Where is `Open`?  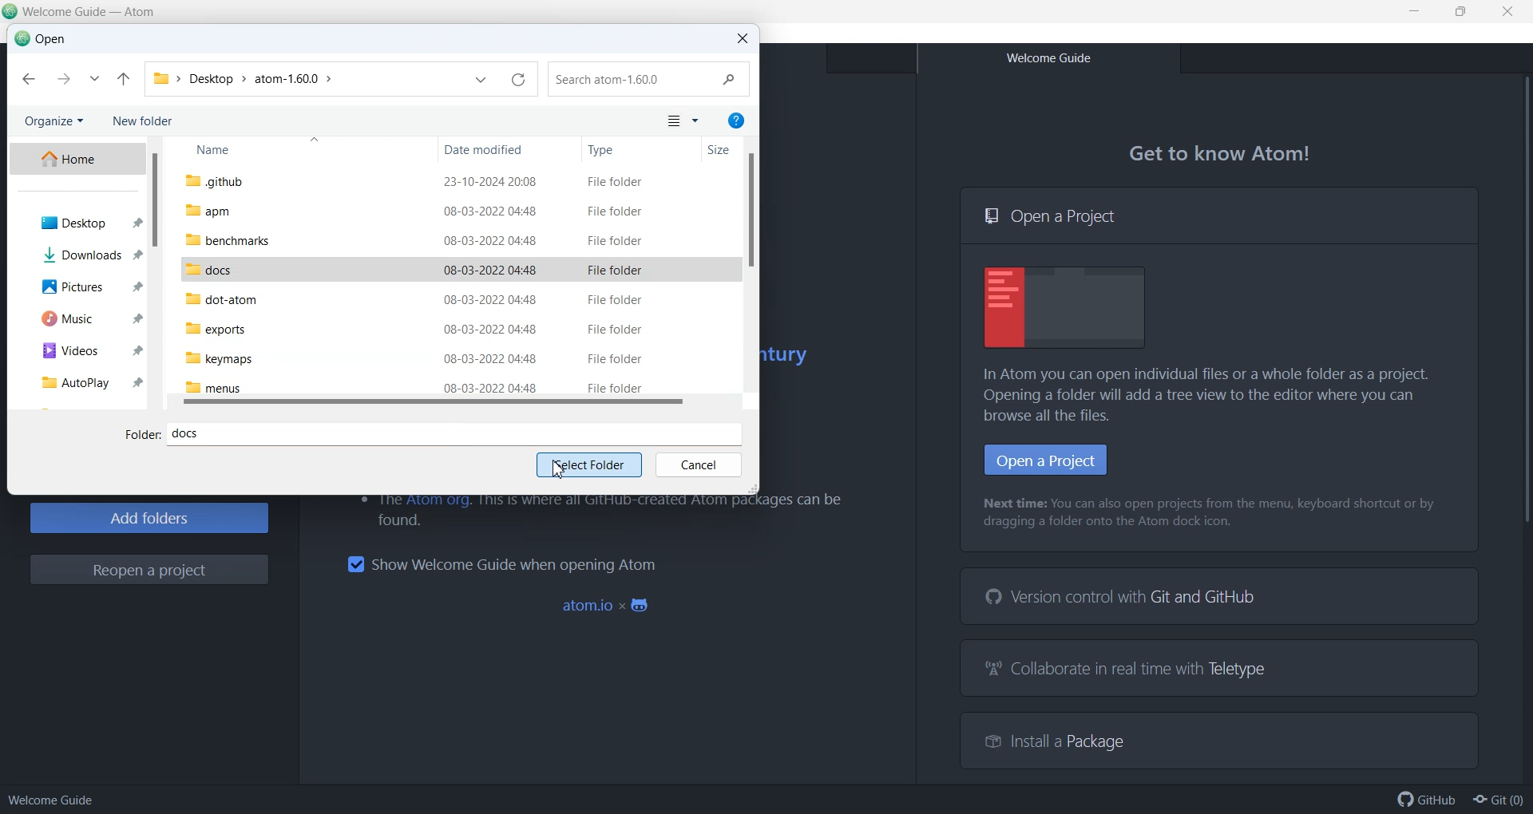 Open is located at coordinates (41, 39).